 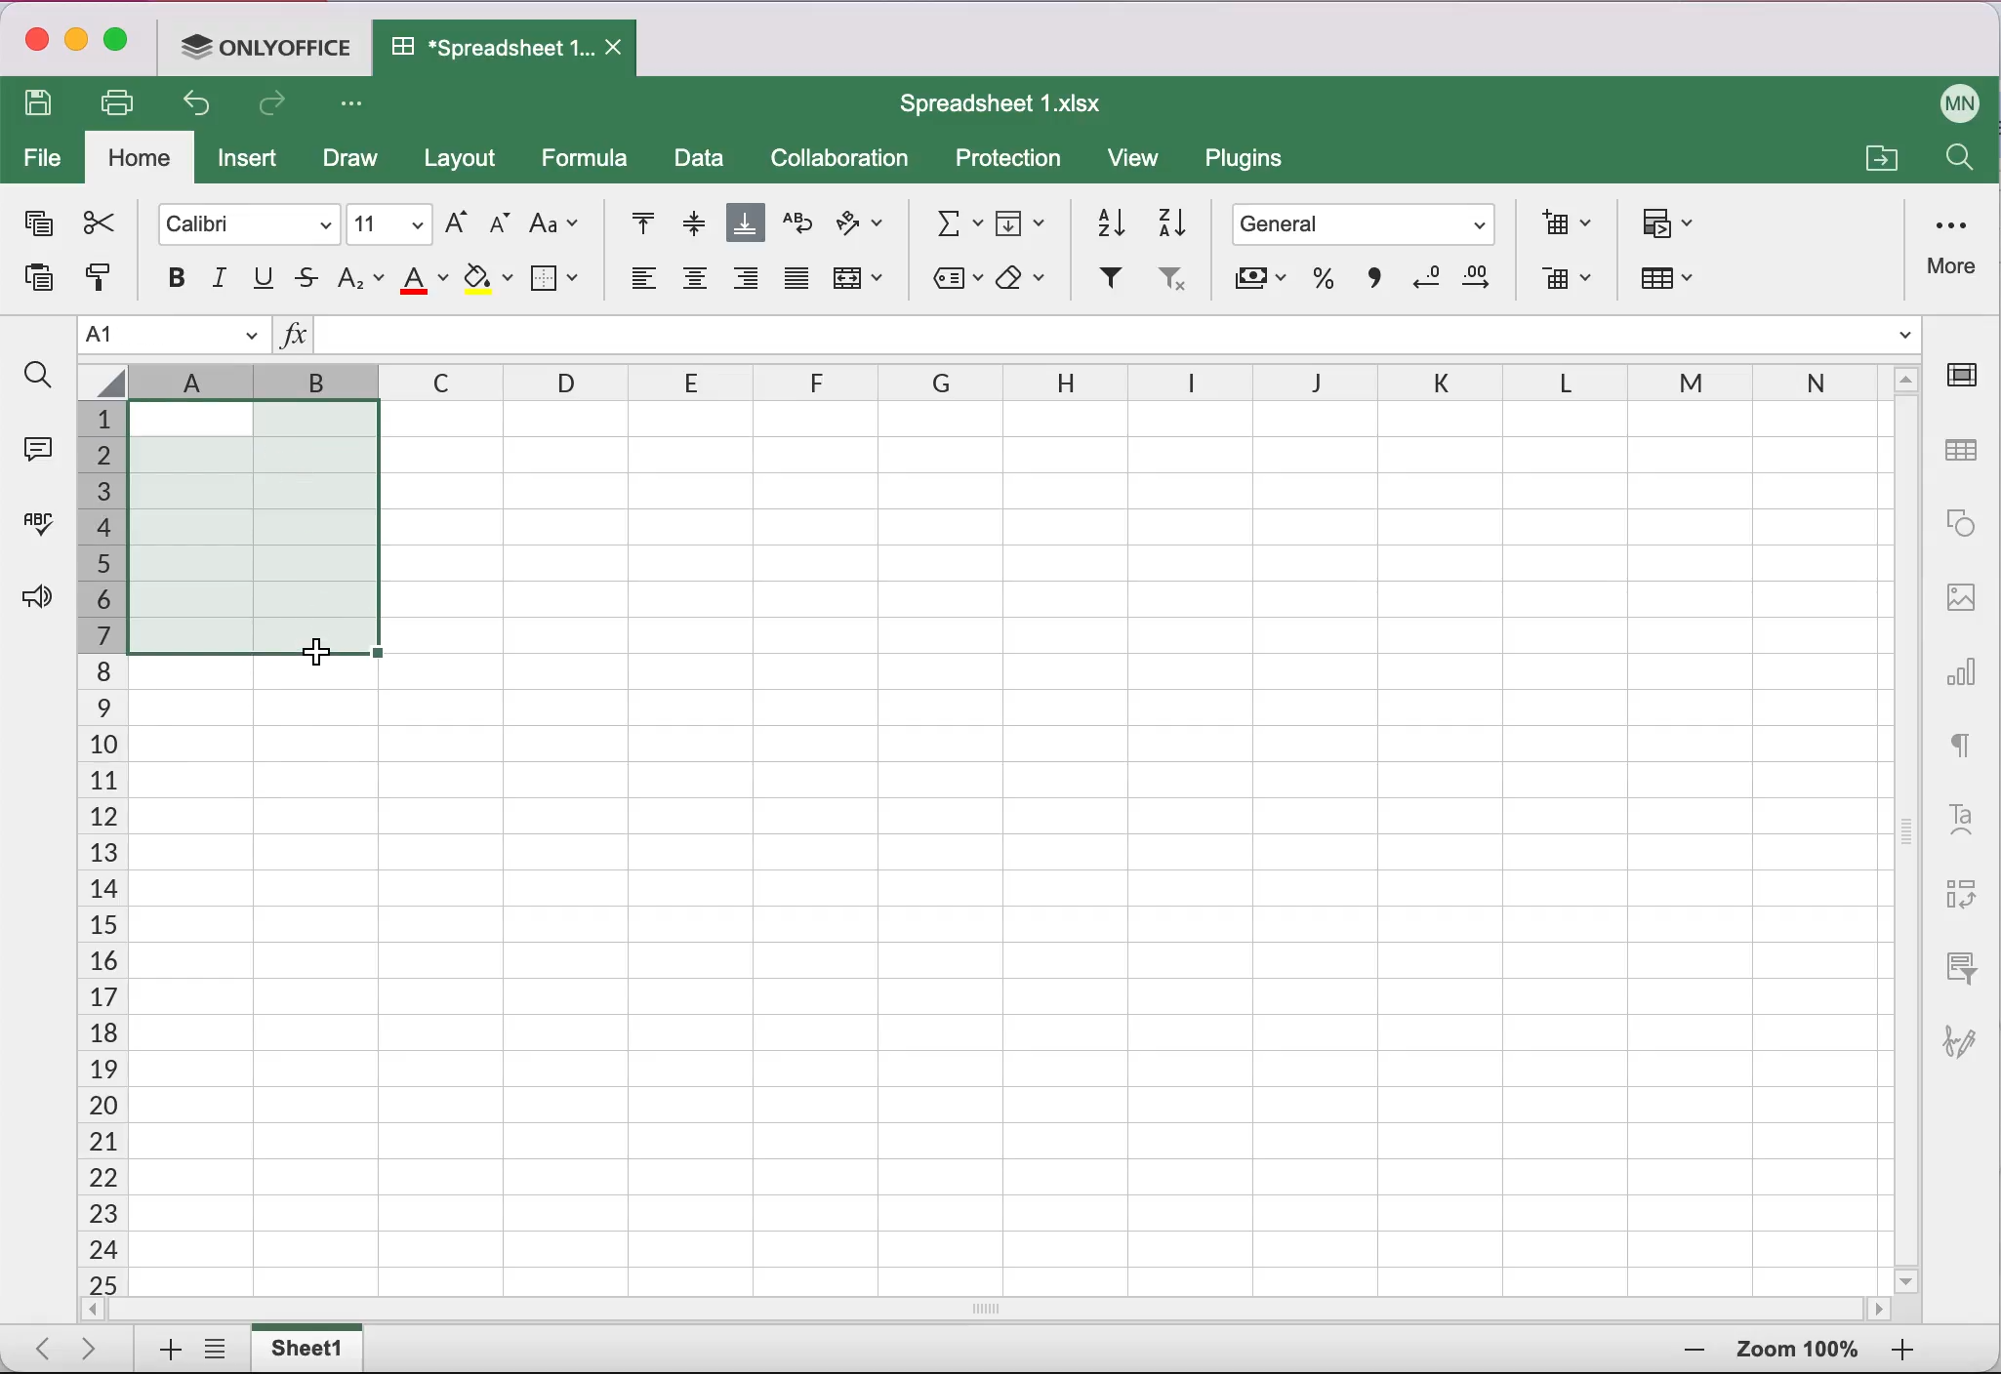 What do you see at coordinates (277, 108) in the screenshot?
I see `redo` at bounding box center [277, 108].